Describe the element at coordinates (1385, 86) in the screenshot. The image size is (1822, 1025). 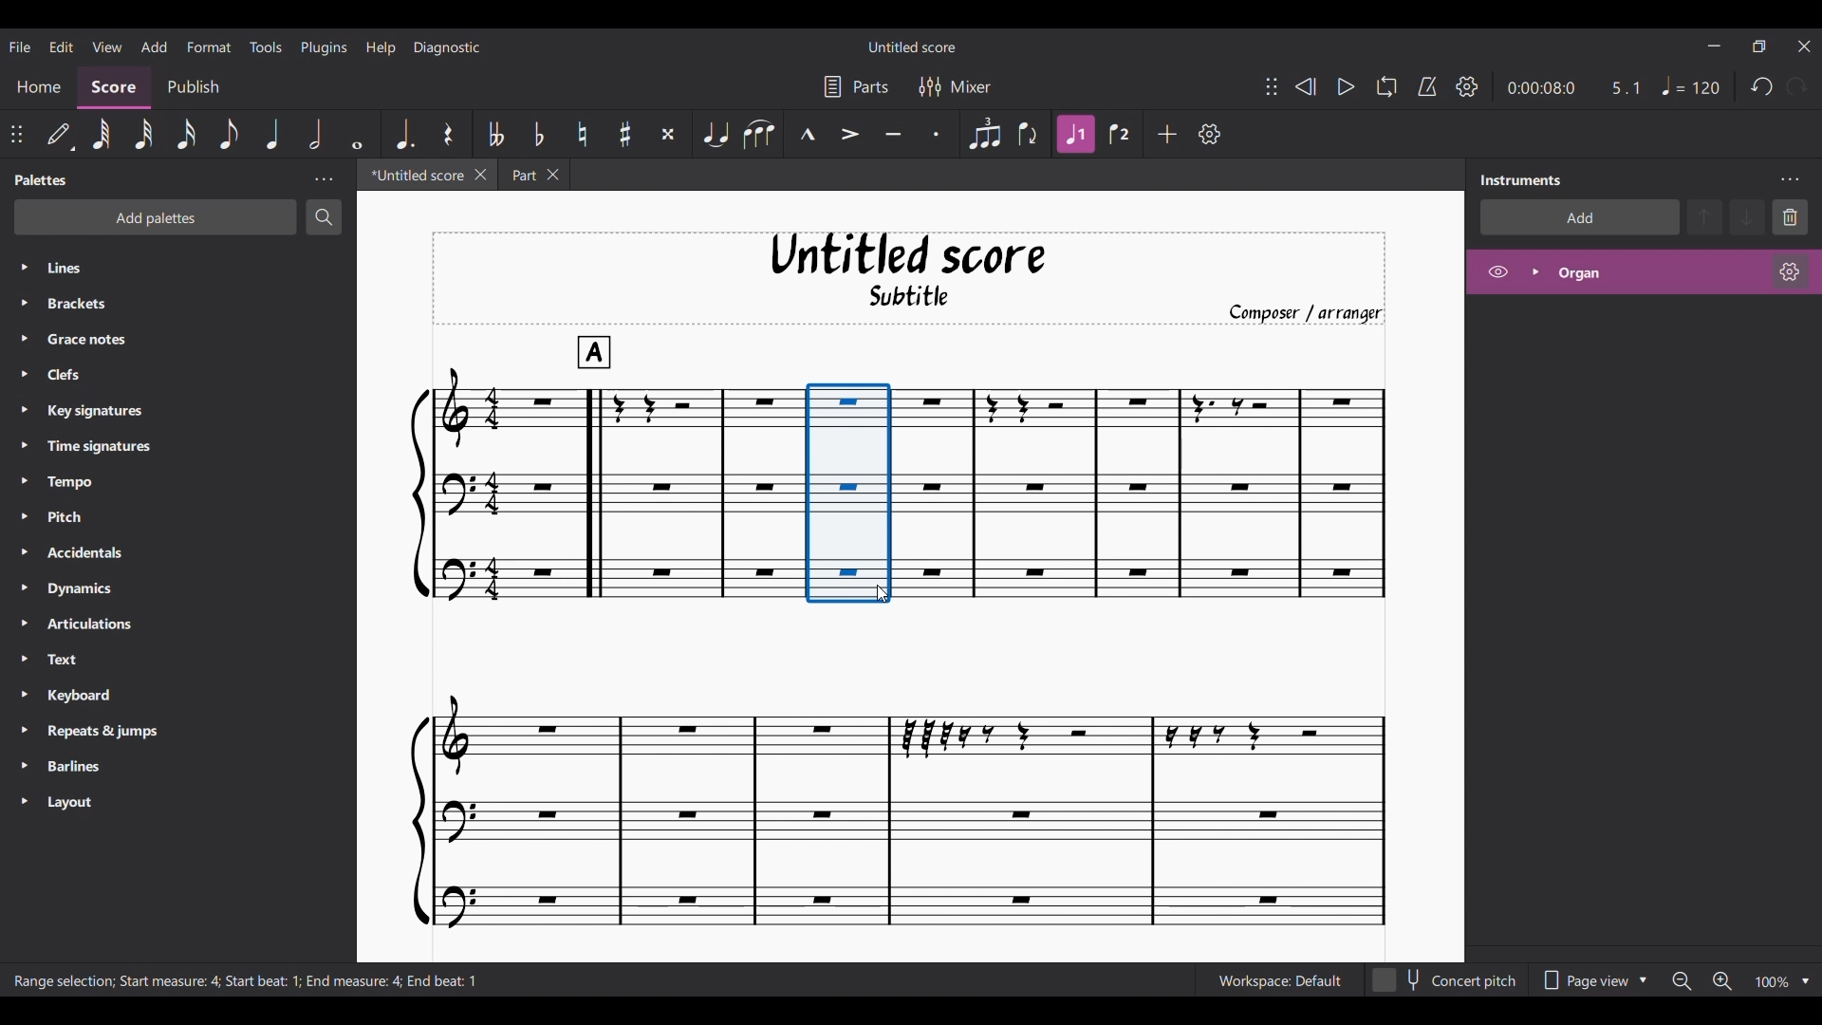
I see `Looping playback` at that location.